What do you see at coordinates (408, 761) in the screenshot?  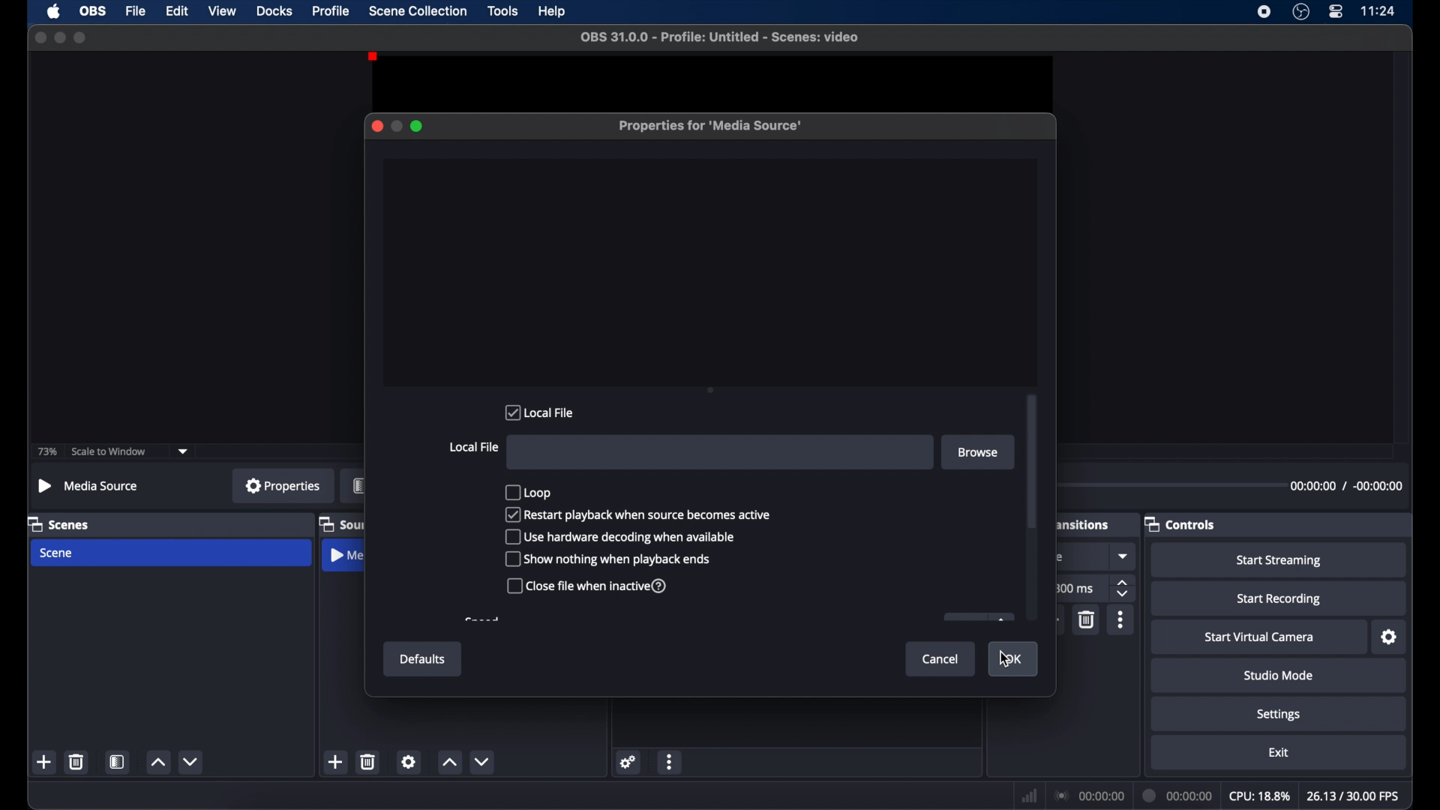 I see `settings` at bounding box center [408, 761].